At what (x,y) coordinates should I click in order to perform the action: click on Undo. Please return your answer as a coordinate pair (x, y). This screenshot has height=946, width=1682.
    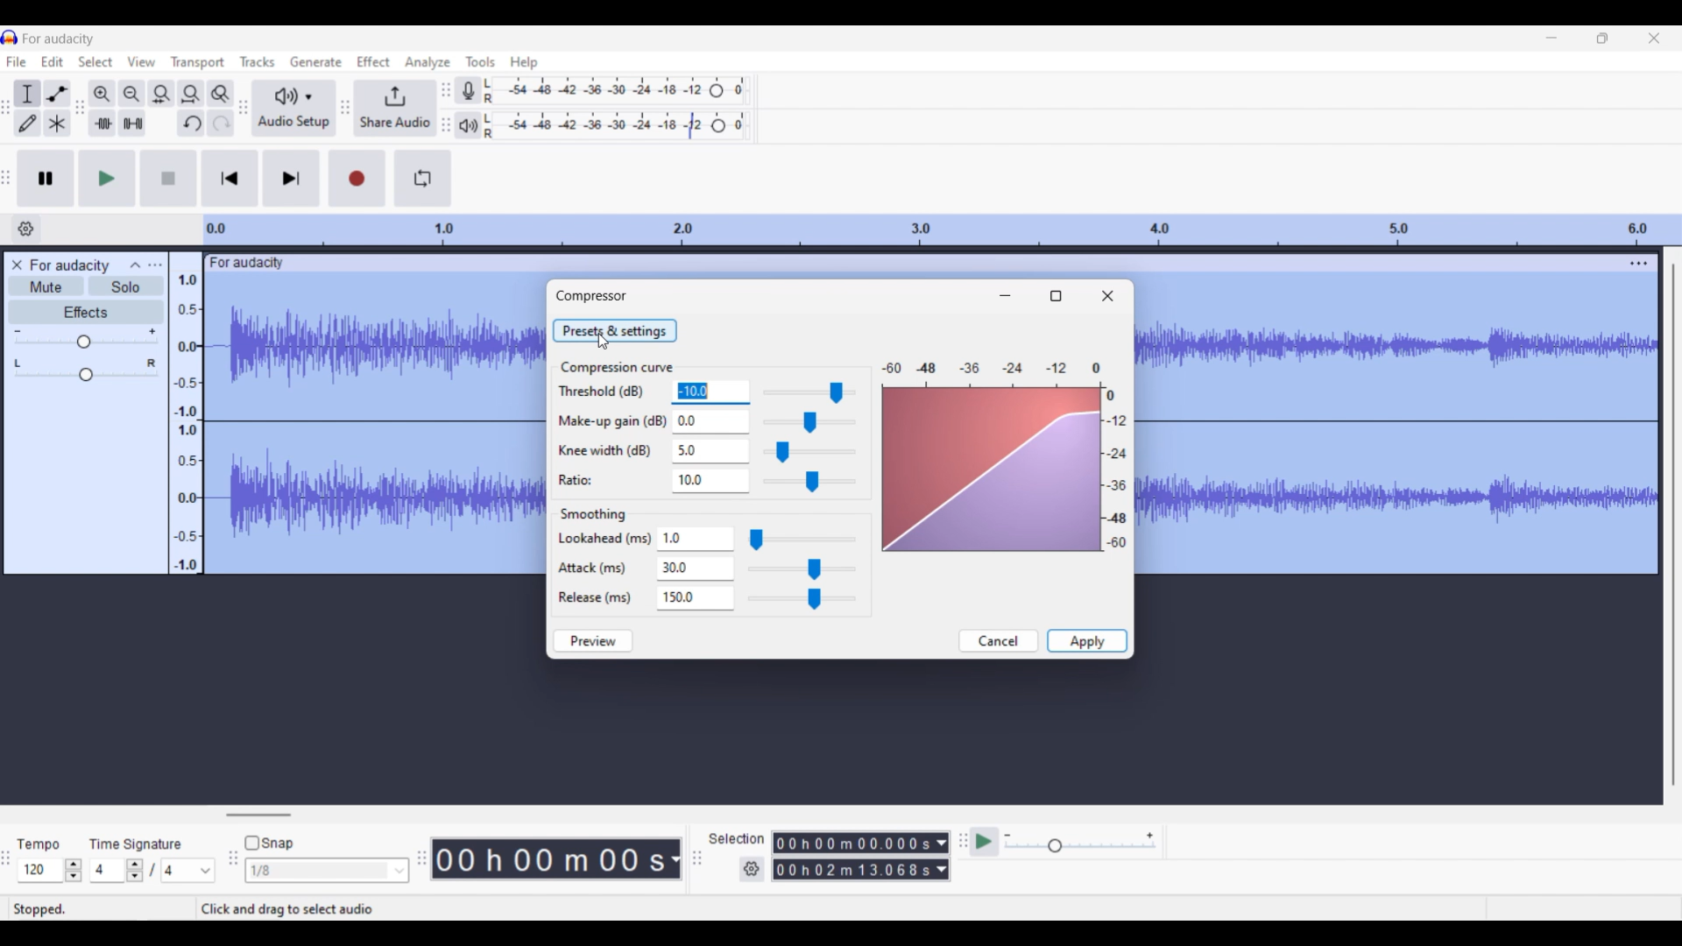
    Looking at the image, I should click on (191, 123).